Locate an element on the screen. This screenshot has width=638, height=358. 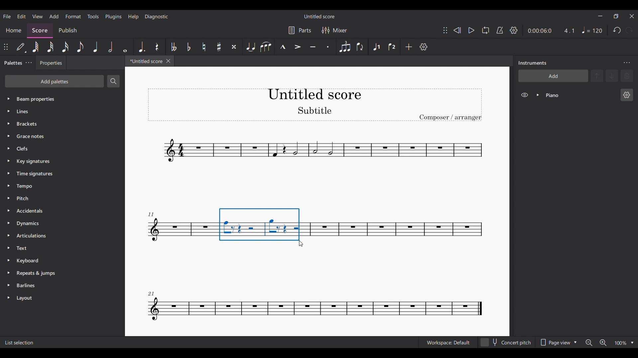
Key signatures is located at coordinates (61, 162).